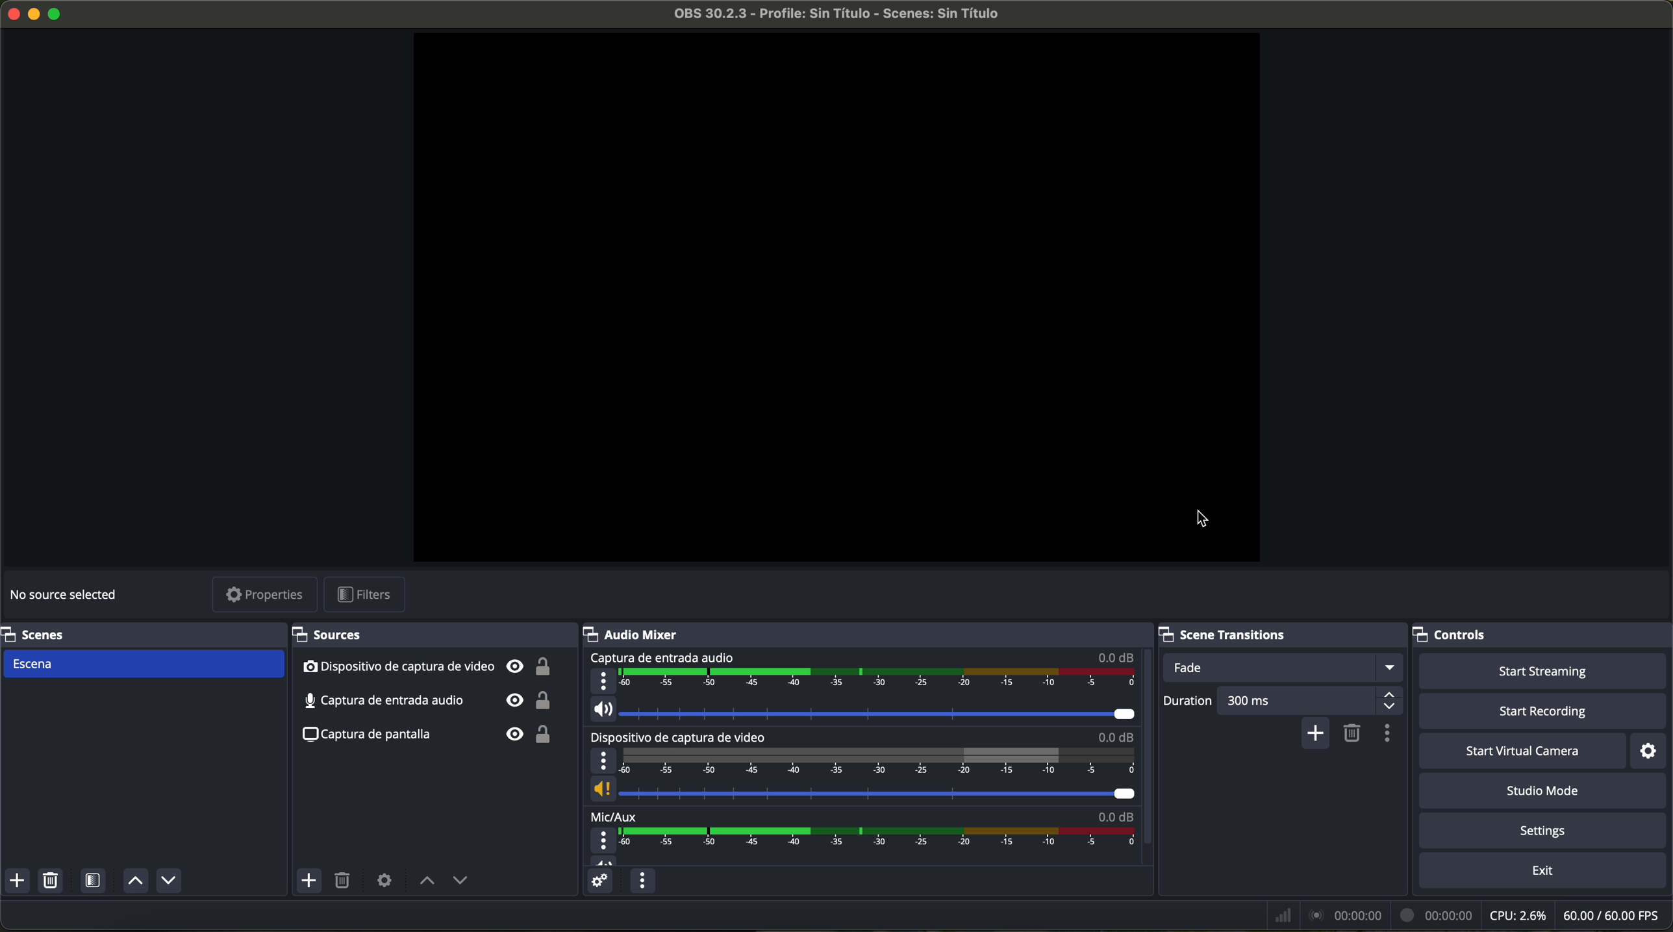 The width and height of the screenshot is (1673, 932). What do you see at coordinates (429, 635) in the screenshot?
I see `sources` at bounding box center [429, 635].